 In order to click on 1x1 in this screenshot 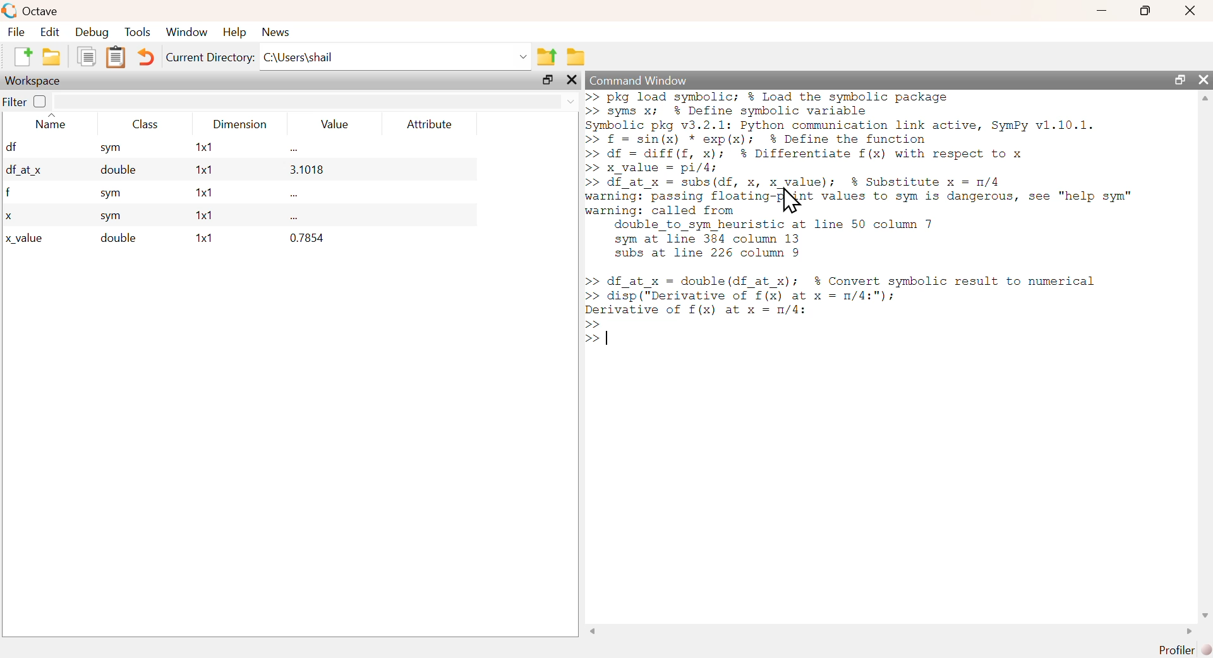, I will do `click(203, 148)`.